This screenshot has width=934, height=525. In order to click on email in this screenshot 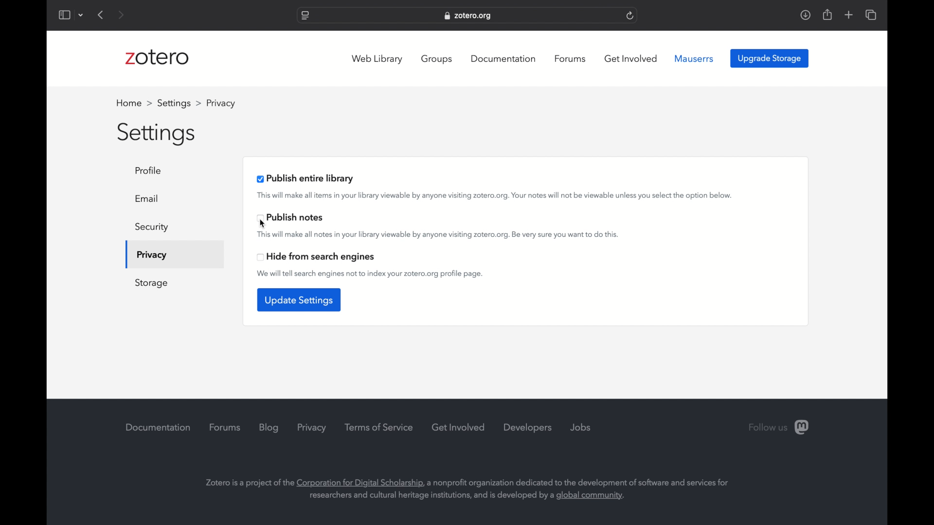, I will do `click(148, 198)`.